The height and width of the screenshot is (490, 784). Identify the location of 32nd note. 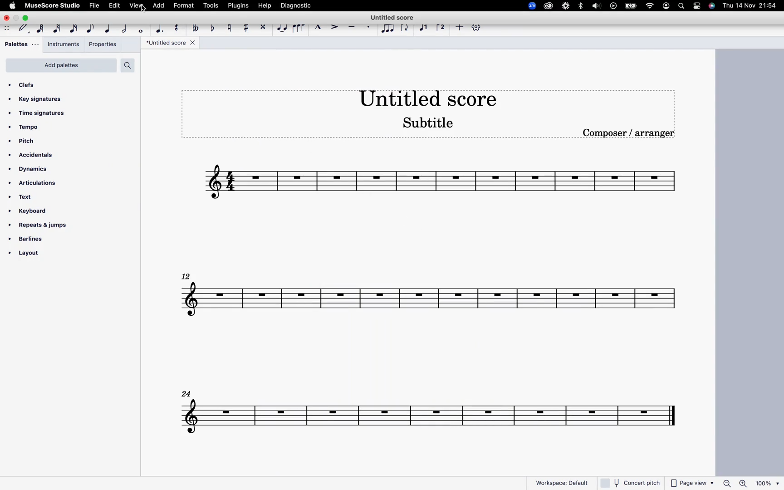
(56, 29).